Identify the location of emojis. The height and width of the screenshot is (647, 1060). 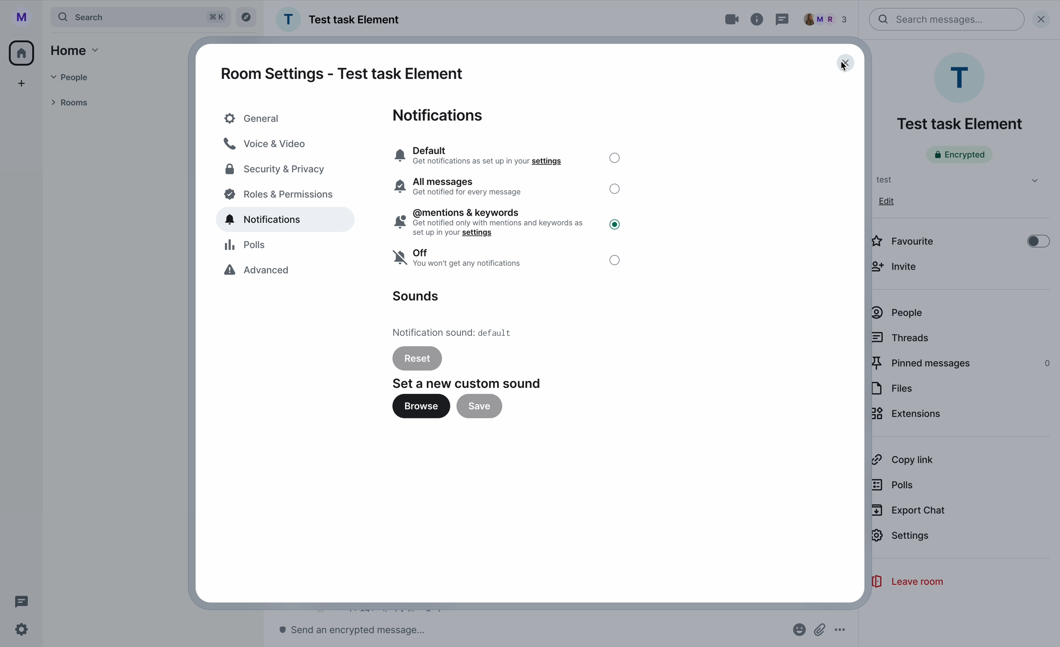
(798, 630).